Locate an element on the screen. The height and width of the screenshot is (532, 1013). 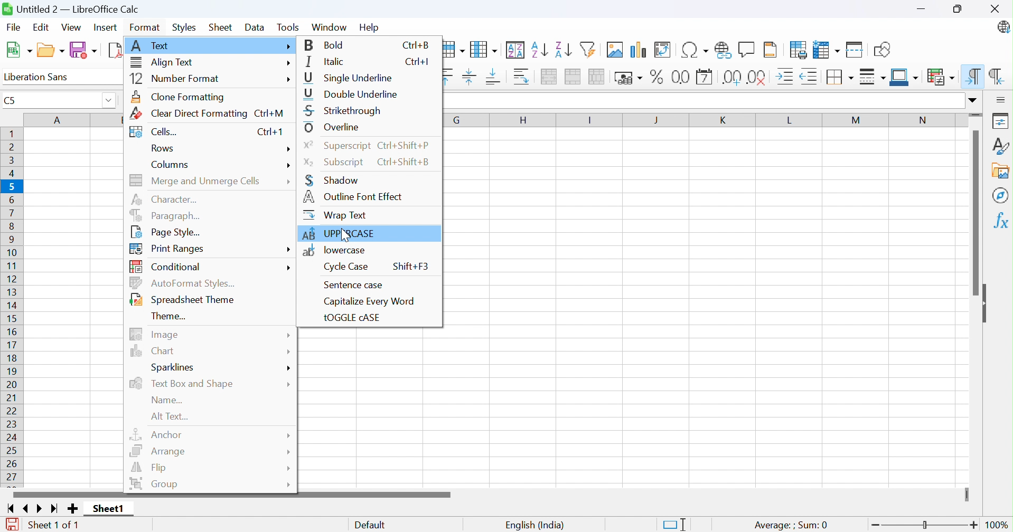
More is located at coordinates (287, 351).